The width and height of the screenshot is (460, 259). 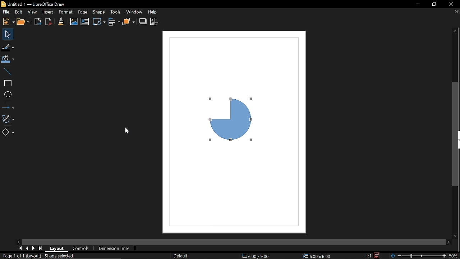 What do you see at coordinates (21, 248) in the screenshot?
I see `Go to first page` at bounding box center [21, 248].